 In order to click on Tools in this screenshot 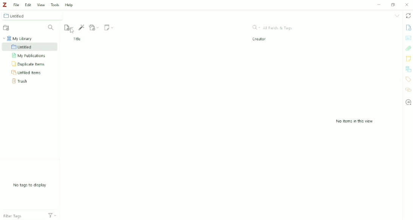, I will do `click(54, 4)`.